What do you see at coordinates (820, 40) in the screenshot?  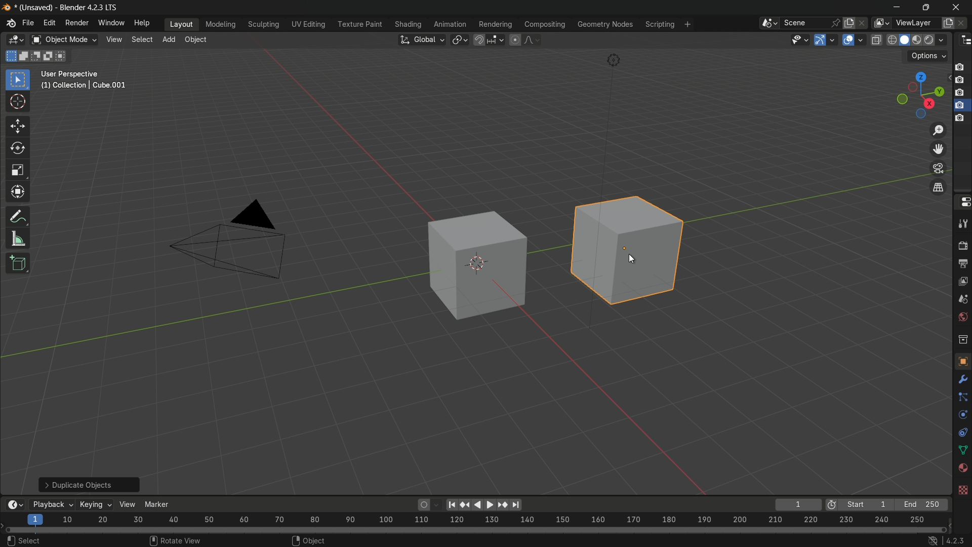 I see `show gizmo` at bounding box center [820, 40].